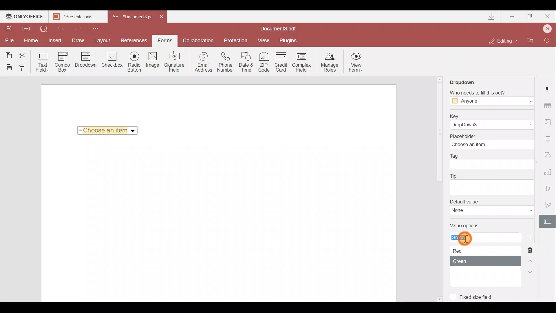 This screenshot has height=313, width=556. I want to click on Dropdown, so click(133, 131).